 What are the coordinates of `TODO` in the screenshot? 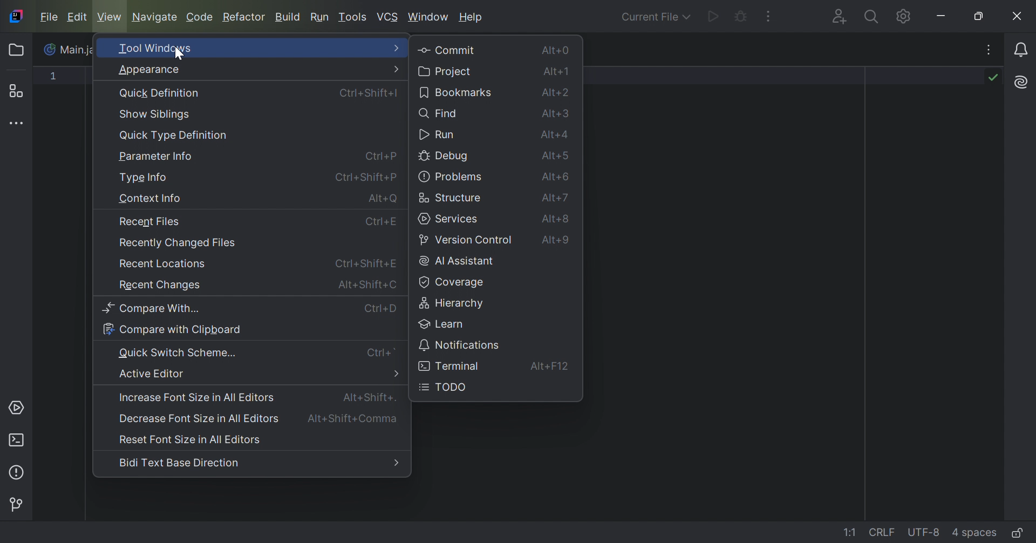 It's located at (444, 388).